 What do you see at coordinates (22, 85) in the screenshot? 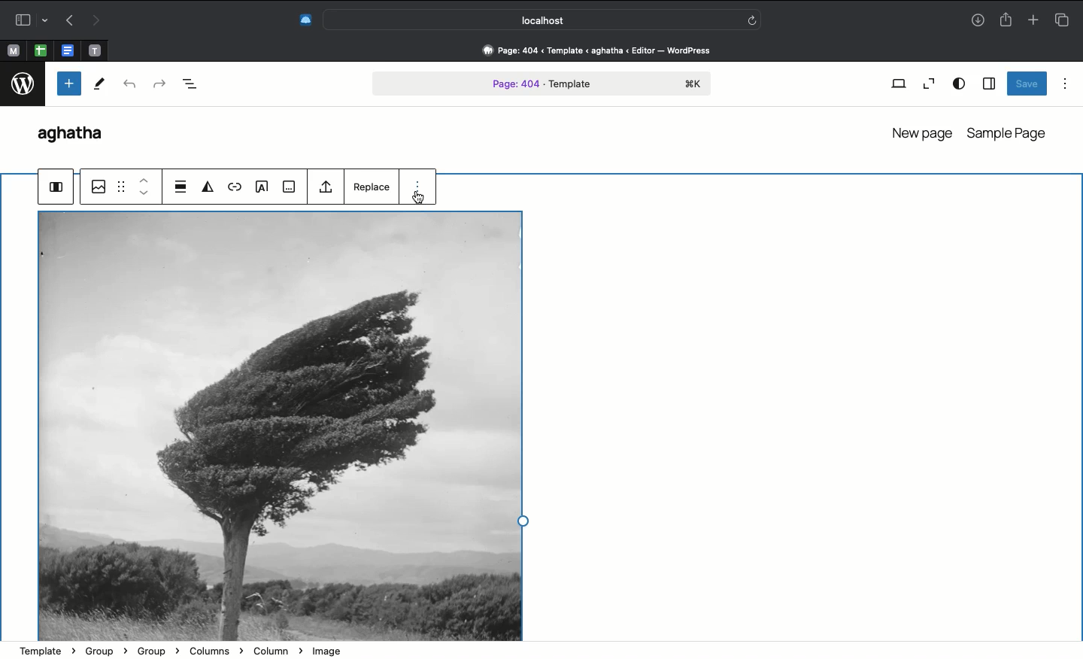
I see `logo` at bounding box center [22, 85].